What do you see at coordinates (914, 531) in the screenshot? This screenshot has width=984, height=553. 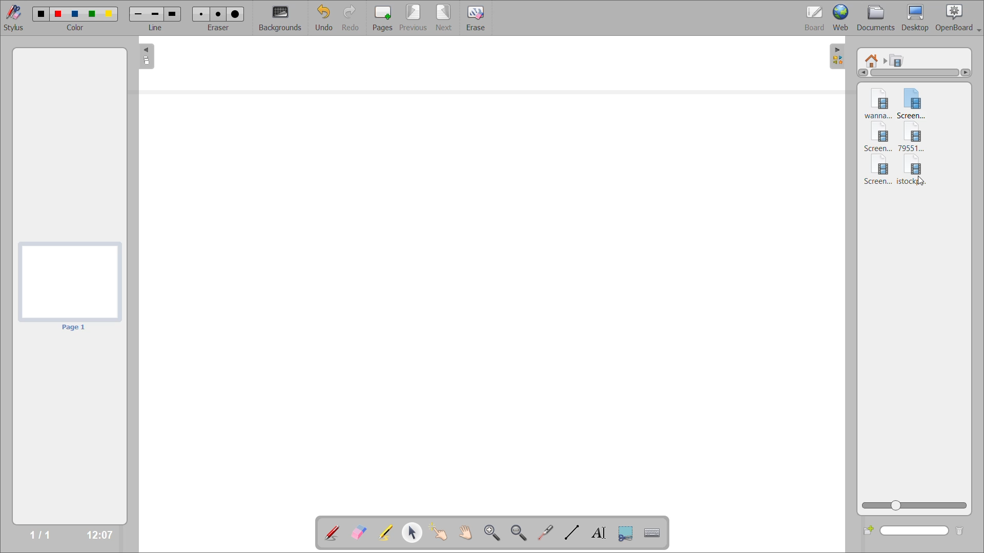 I see `name box` at bounding box center [914, 531].